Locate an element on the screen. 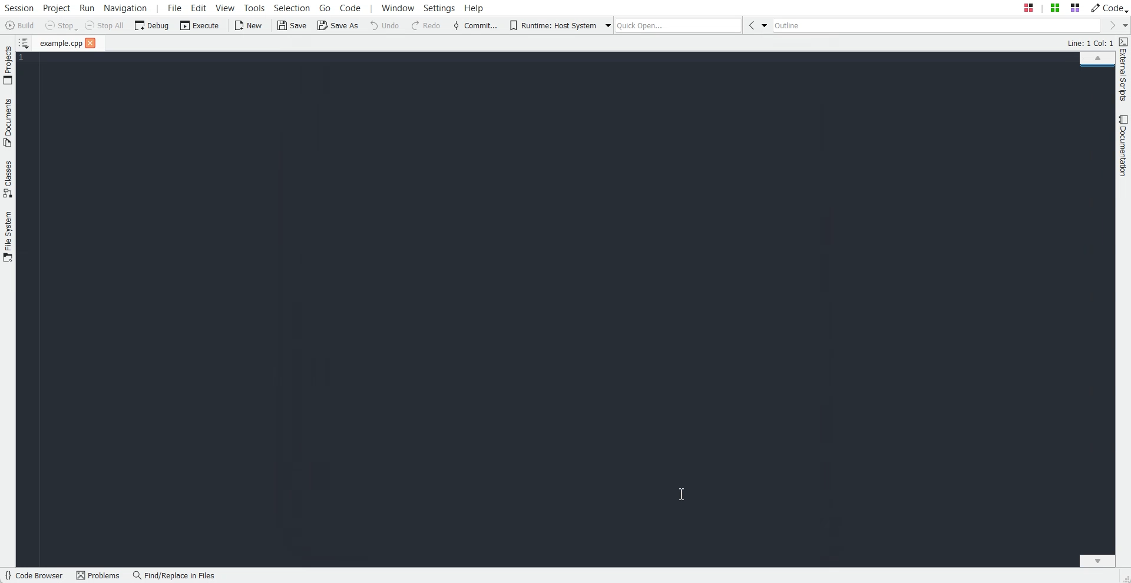 The width and height of the screenshot is (1131, 583). Commit is located at coordinates (475, 25).